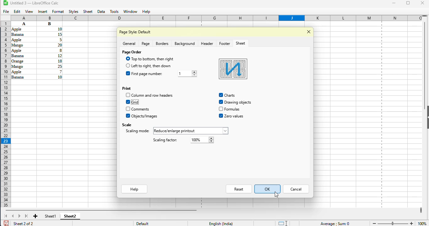 This screenshot has width=429, height=226. Describe the element at coordinates (137, 131) in the screenshot. I see `scaling mode: reduce/enlarge/printout` at that location.